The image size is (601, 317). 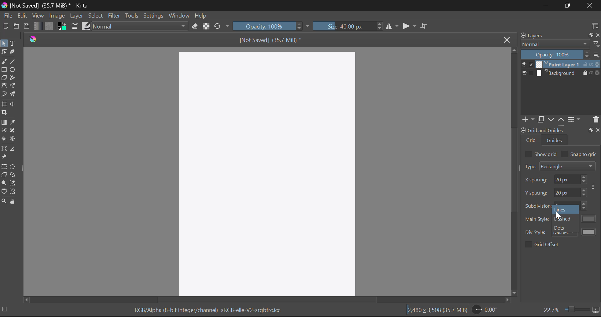 I want to click on Pan, so click(x=13, y=201).